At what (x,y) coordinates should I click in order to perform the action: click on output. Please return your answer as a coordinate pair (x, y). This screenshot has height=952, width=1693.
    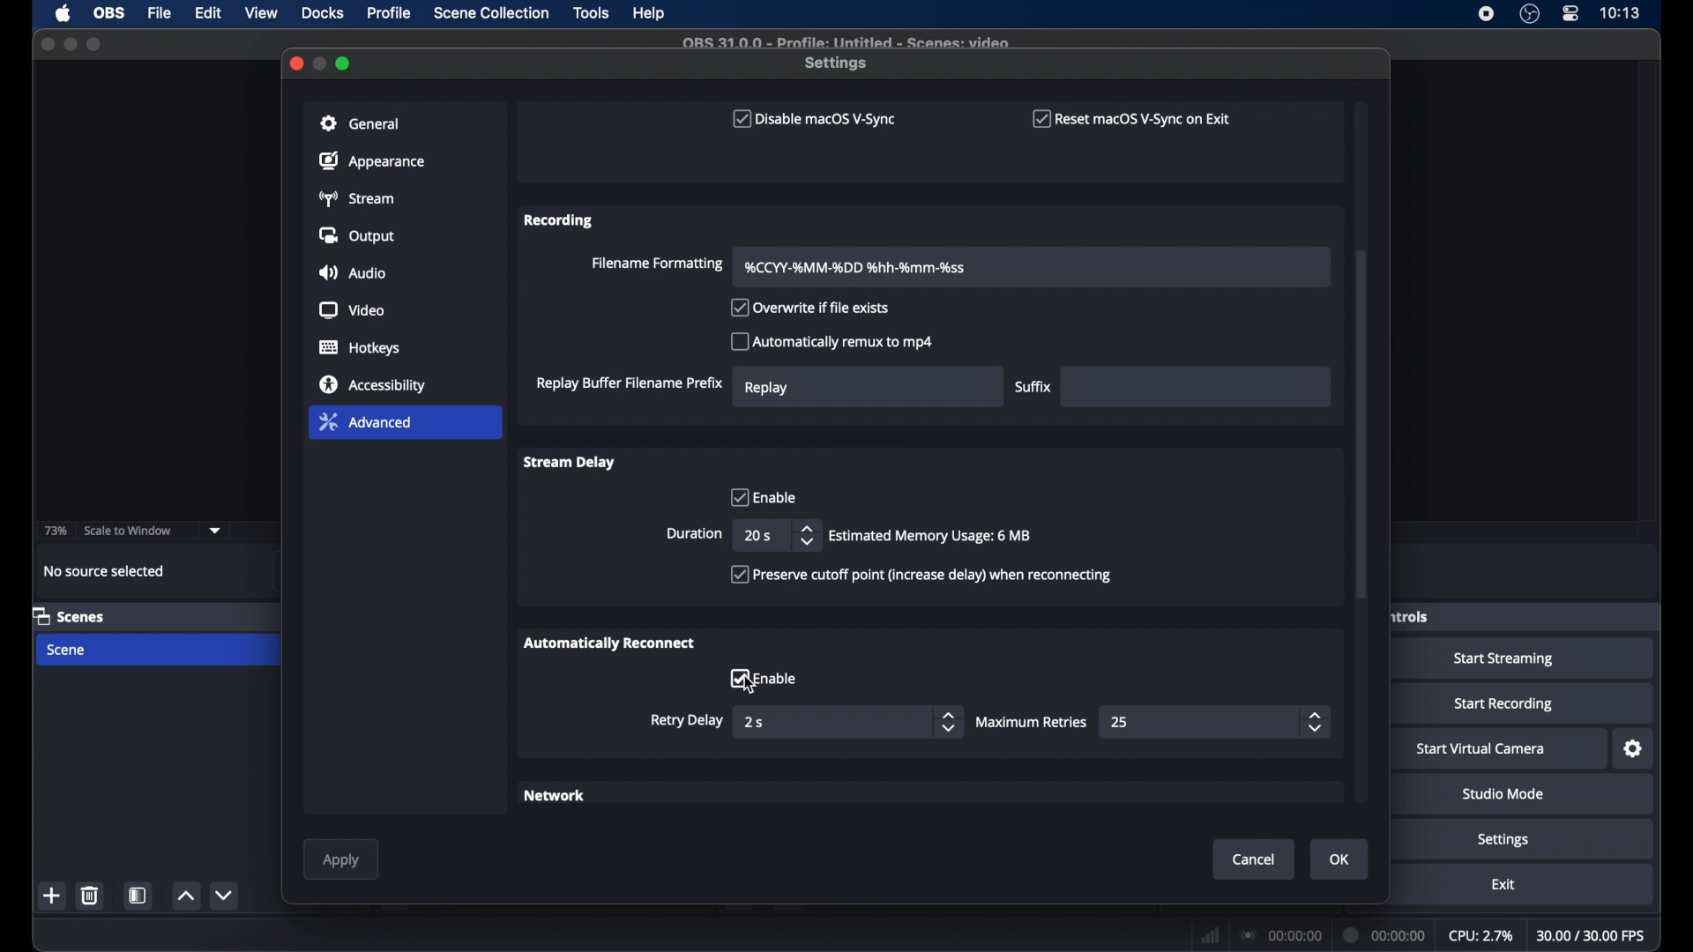
    Looking at the image, I should click on (359, 235).